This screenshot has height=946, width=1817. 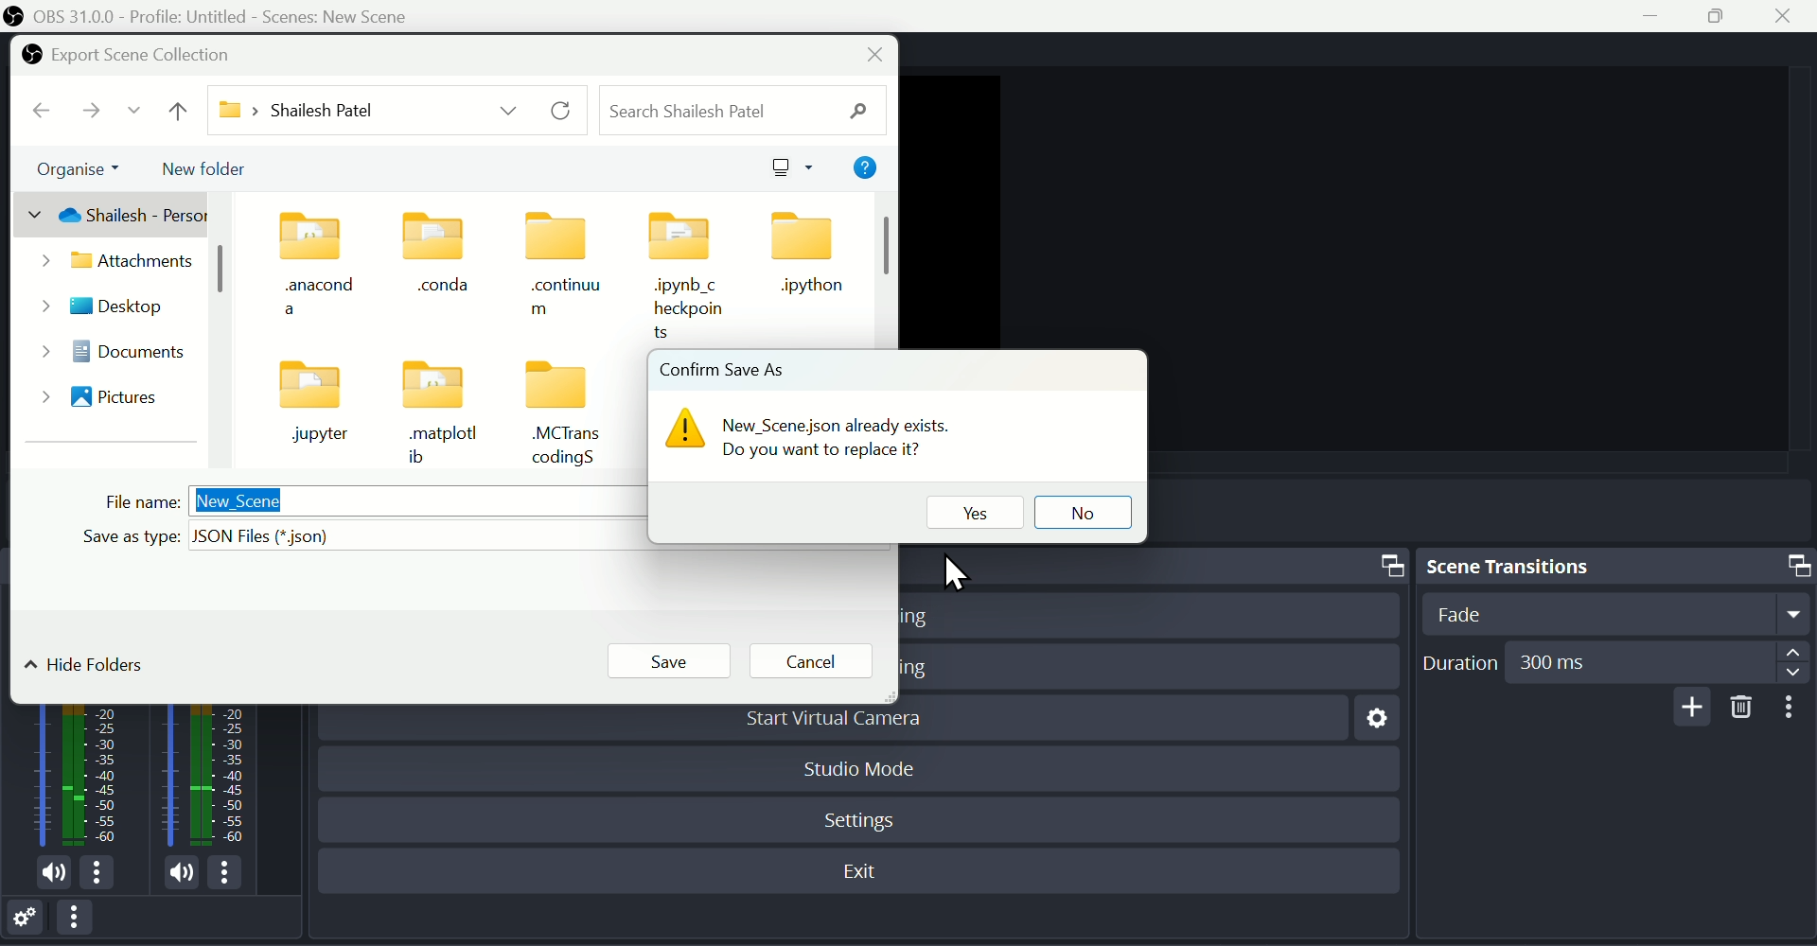 What do you see at coordinates (1614, 661) in the screenshot?
I see `Durations` at bounding box center [1614, 661].